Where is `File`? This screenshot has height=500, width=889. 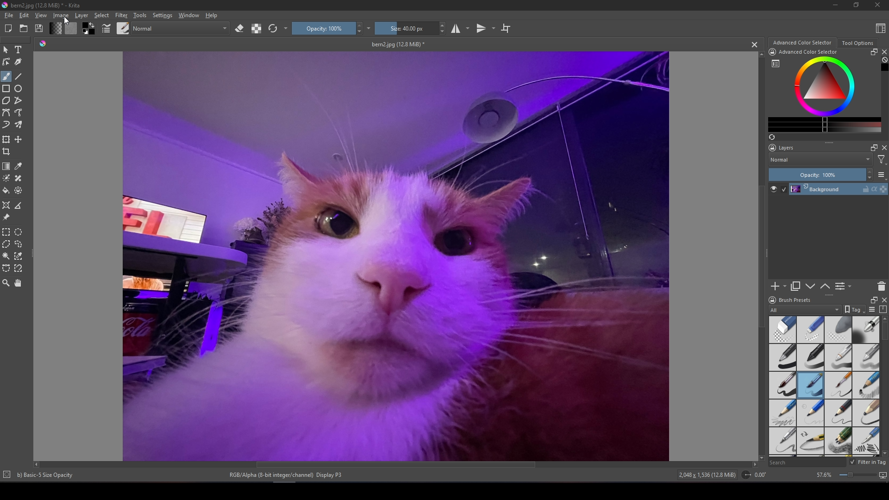 File is located at coordinates (9, 16).